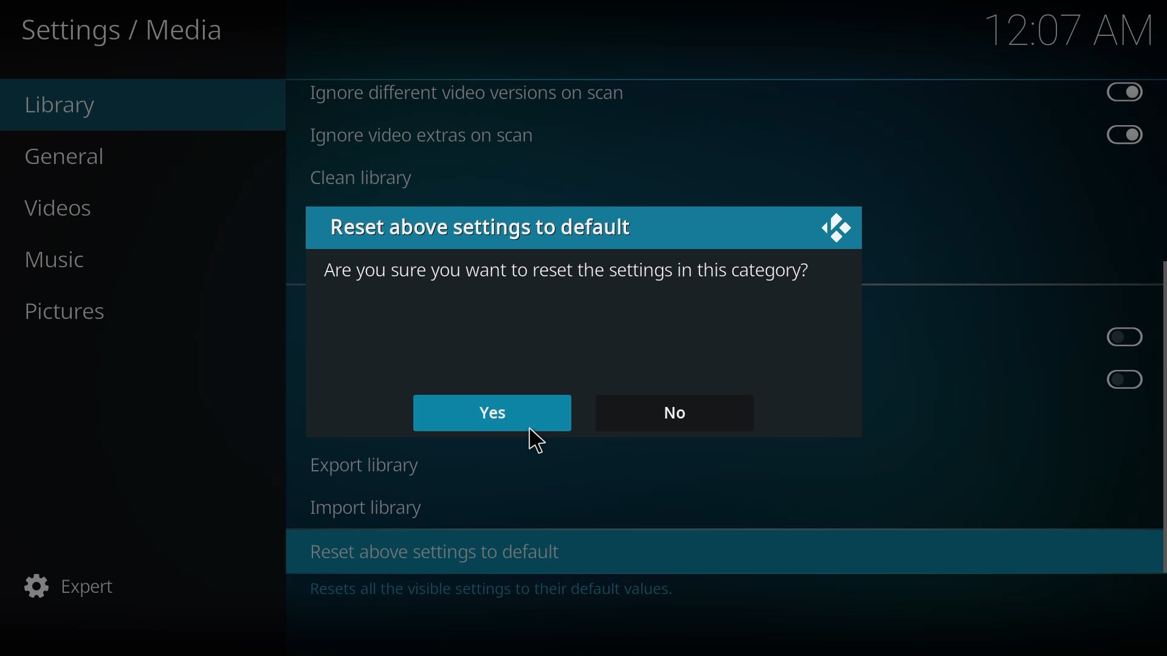  Describe the element at coordinates (1123, 380) in the screenshot. I see `click to enable` at that location.